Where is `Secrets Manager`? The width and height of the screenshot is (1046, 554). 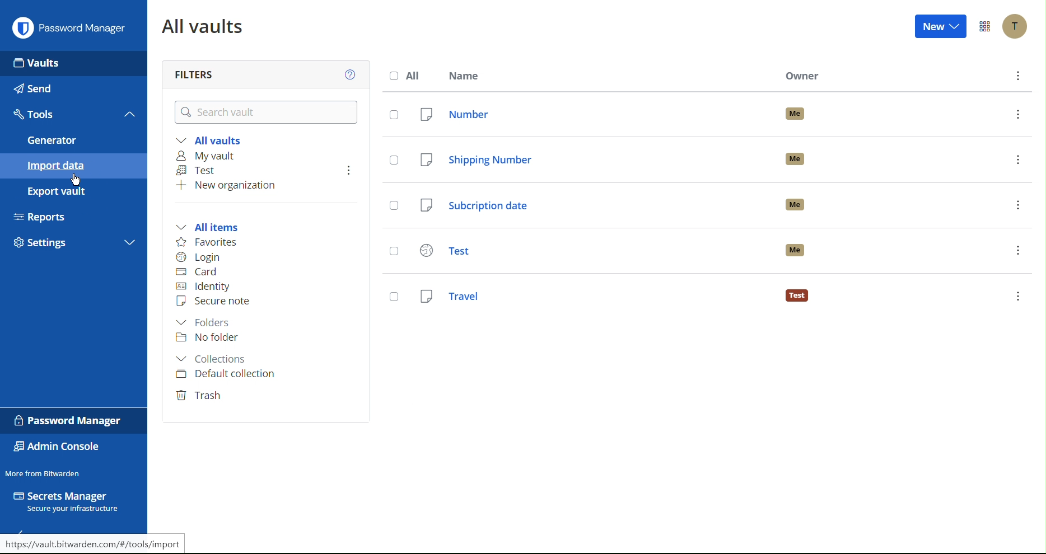 Secrets Manager is located at coordinates (68, 503).